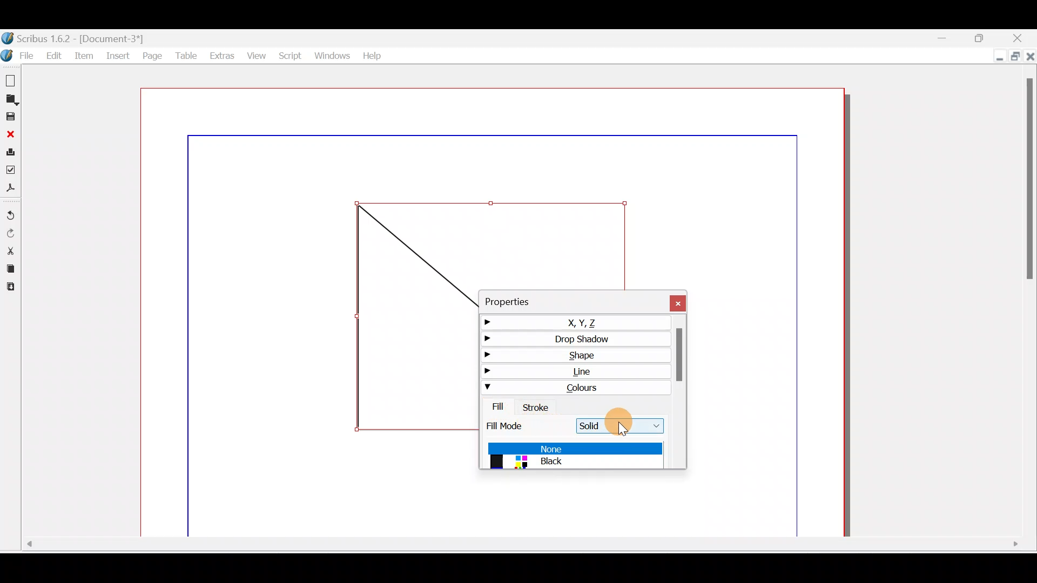 The image size is (1037, 583). What do you see at coordinates (13, 168) in the screenshot?
I see `Preflight verifier` at bounding box center [13, 168].